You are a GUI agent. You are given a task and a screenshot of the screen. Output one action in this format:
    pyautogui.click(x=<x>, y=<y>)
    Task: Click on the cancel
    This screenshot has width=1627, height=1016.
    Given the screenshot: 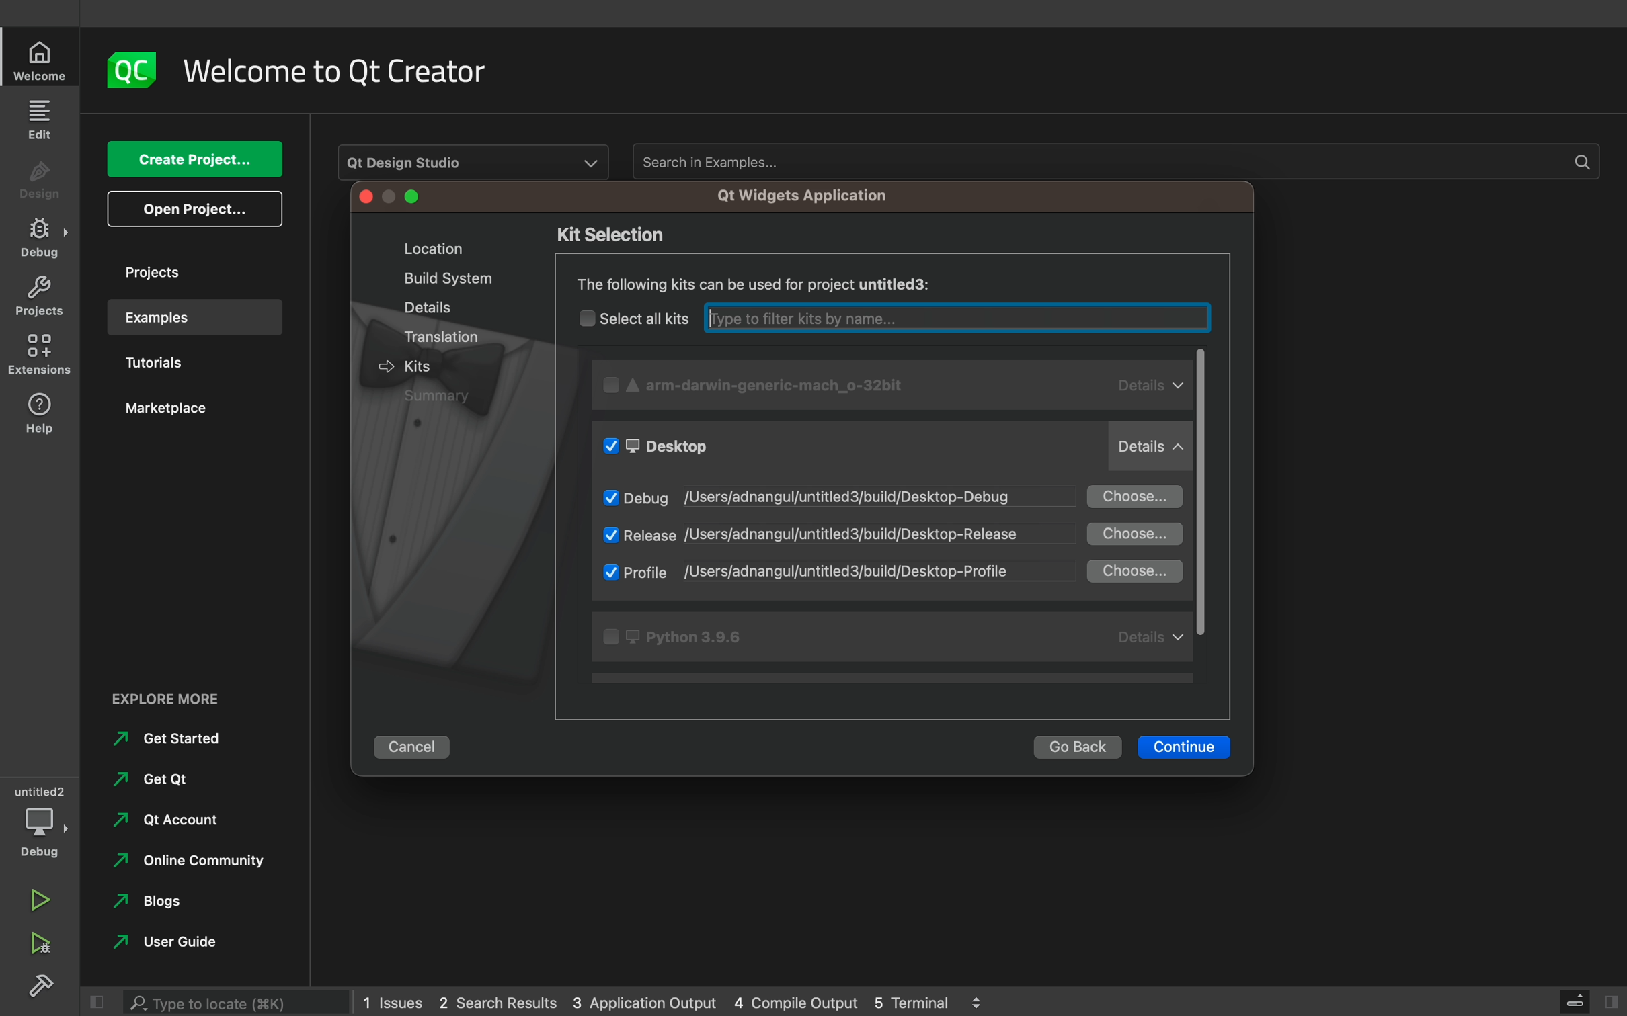 What is the action you would take?
    pyautogui.click(x=418, y=744)
    